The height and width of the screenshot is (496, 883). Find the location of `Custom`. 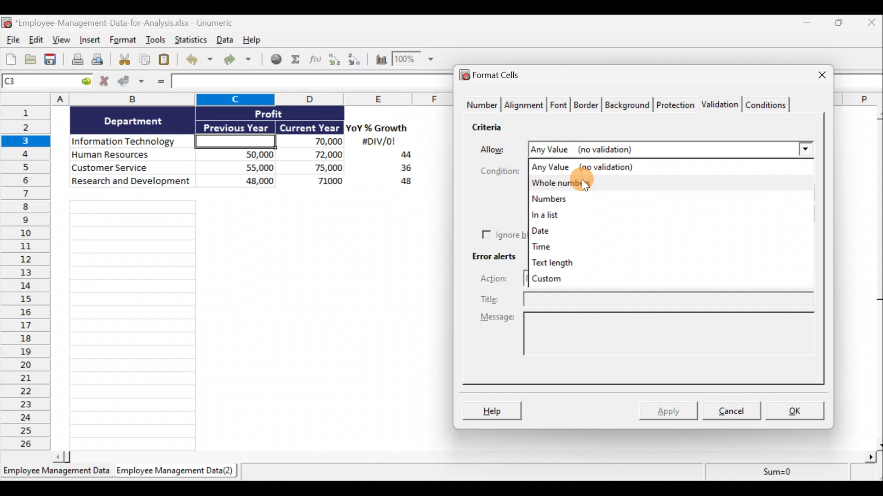

Custom is located at coordinates (673, 282).